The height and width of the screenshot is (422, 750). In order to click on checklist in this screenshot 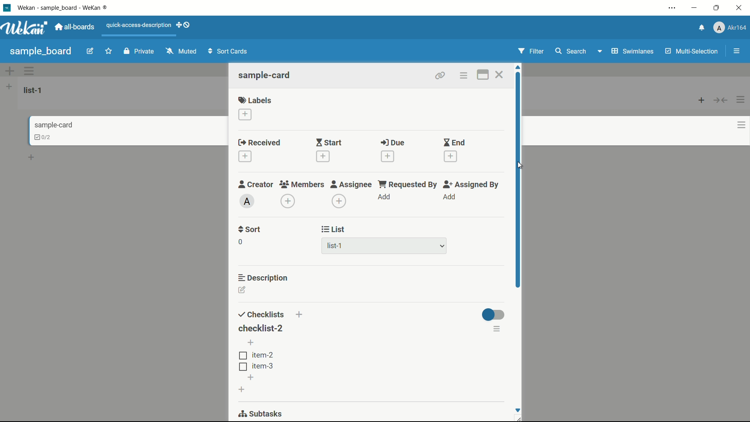, I will do `click(38, 137)`.